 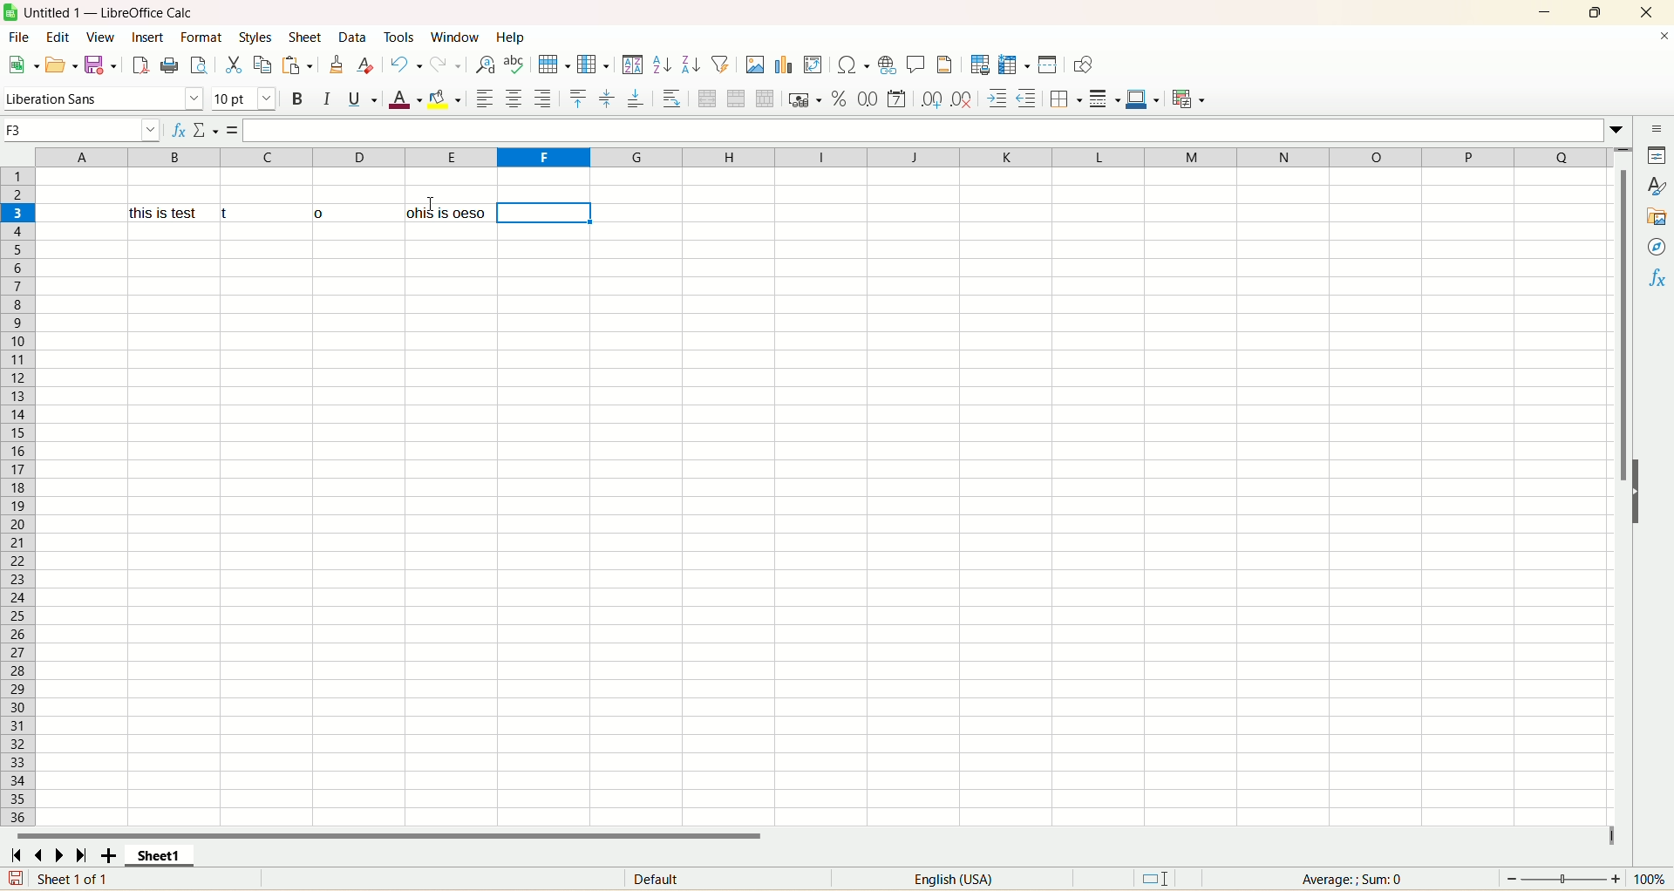 What do you see at coordinates (20, 851) in the screenshot?
I see `scroll to first sheet` at bounding box center [20, 851].